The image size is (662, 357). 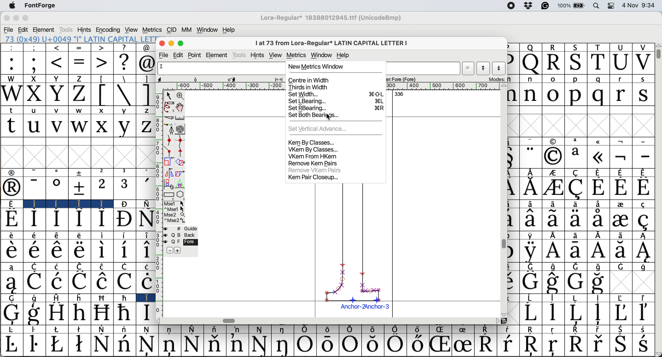 What do you see at coordinates (277, 79) in the screenshot?
I see `` at bounding box center [277, 79].